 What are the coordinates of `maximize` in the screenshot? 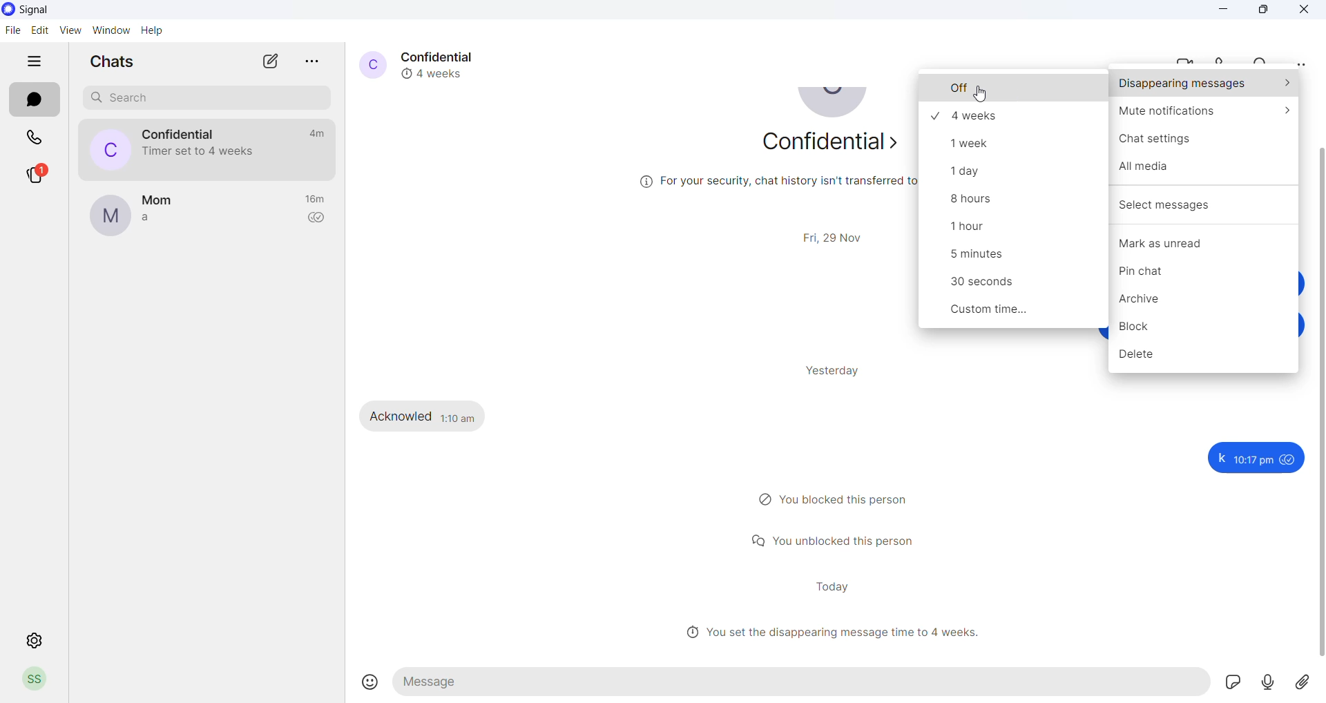 It's located at (1265, 10).